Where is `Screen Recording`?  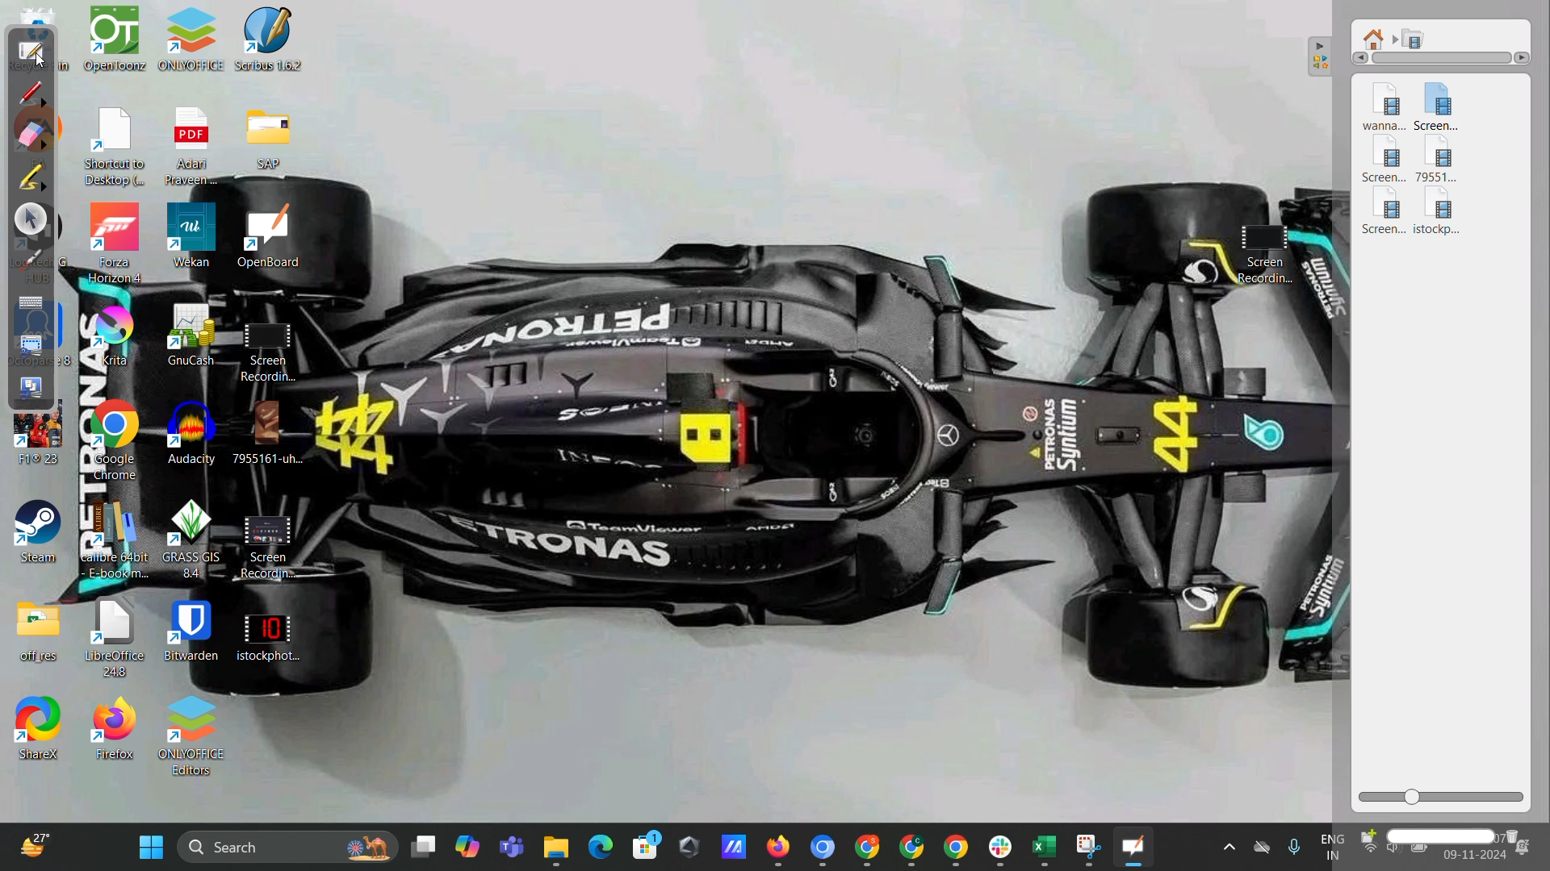
Screen Recording is located at coordinates (275, 350).